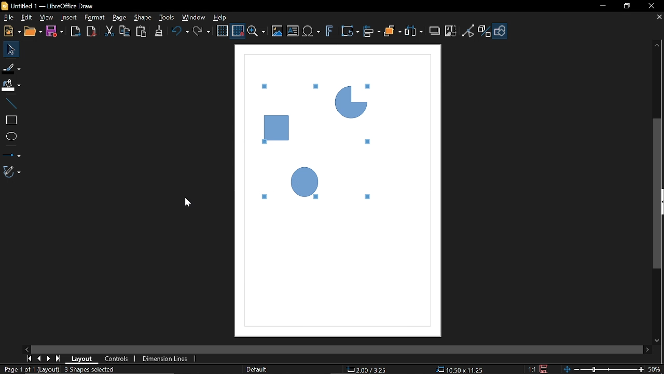  Describe the element at coordinates (316, 145) in the screenshot. I see `Objects ungroupes` at that location.